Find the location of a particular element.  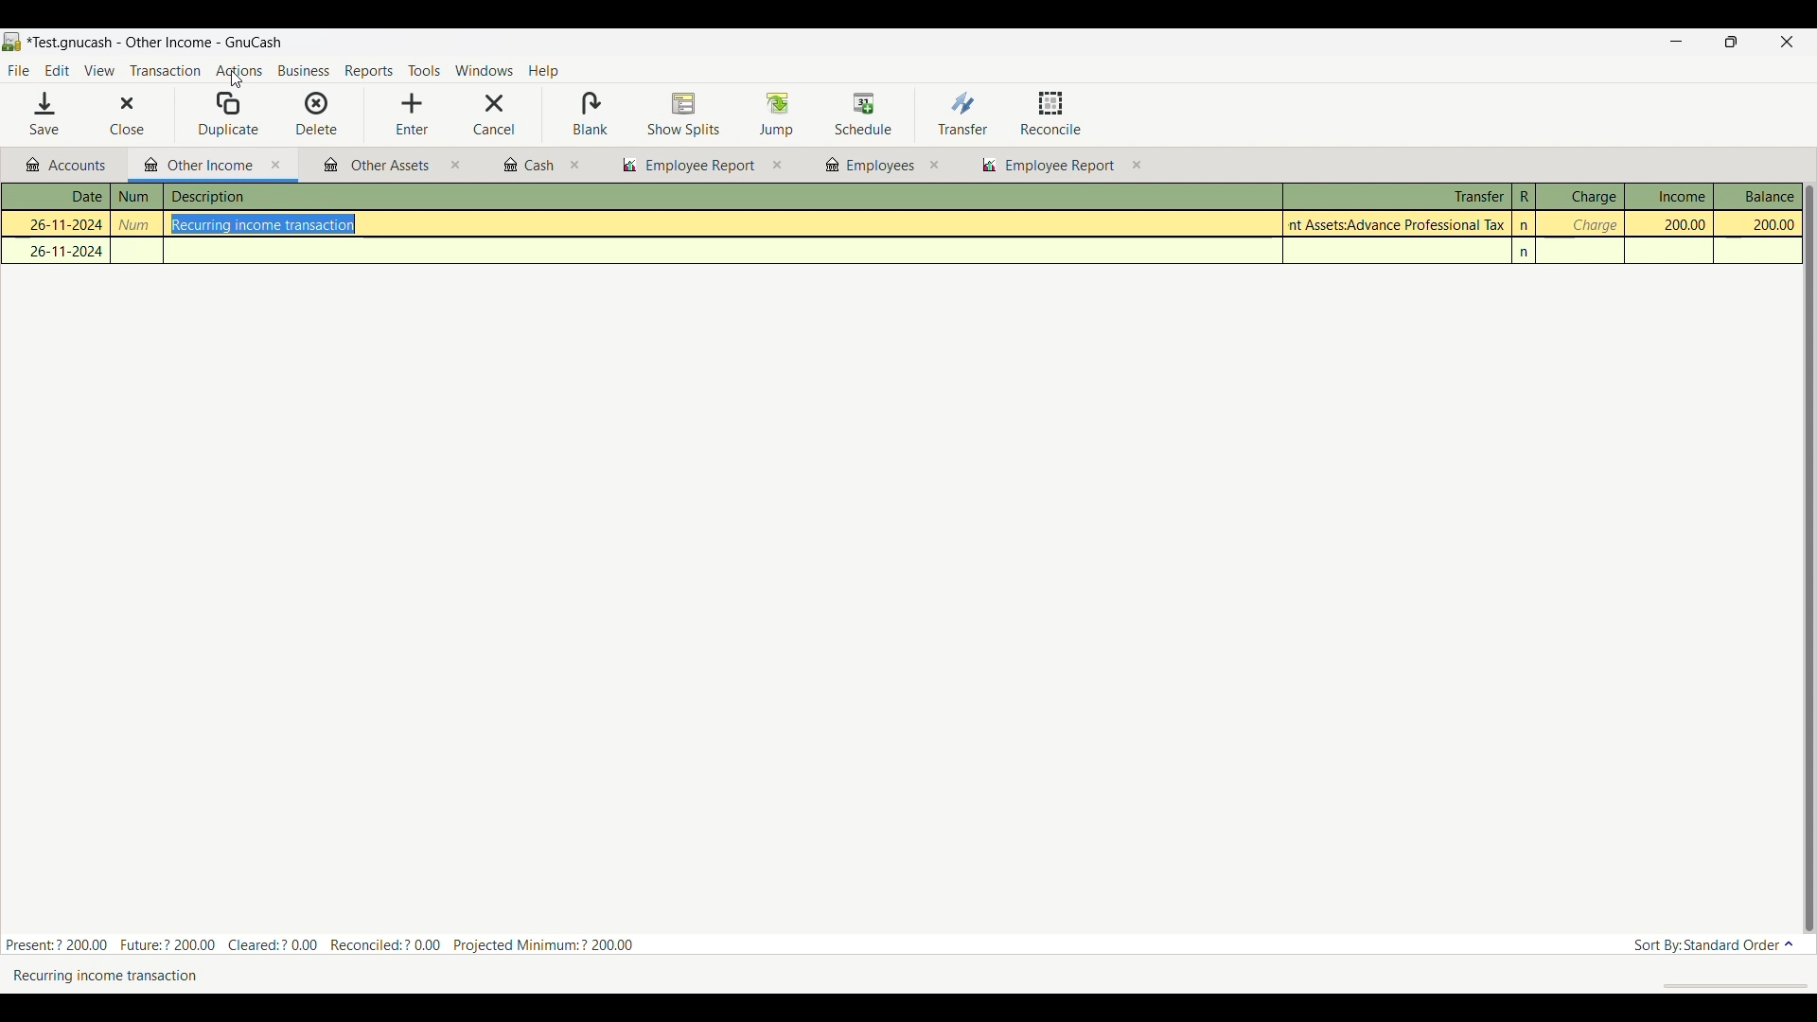

View menu is located at coordinates (98, 71).